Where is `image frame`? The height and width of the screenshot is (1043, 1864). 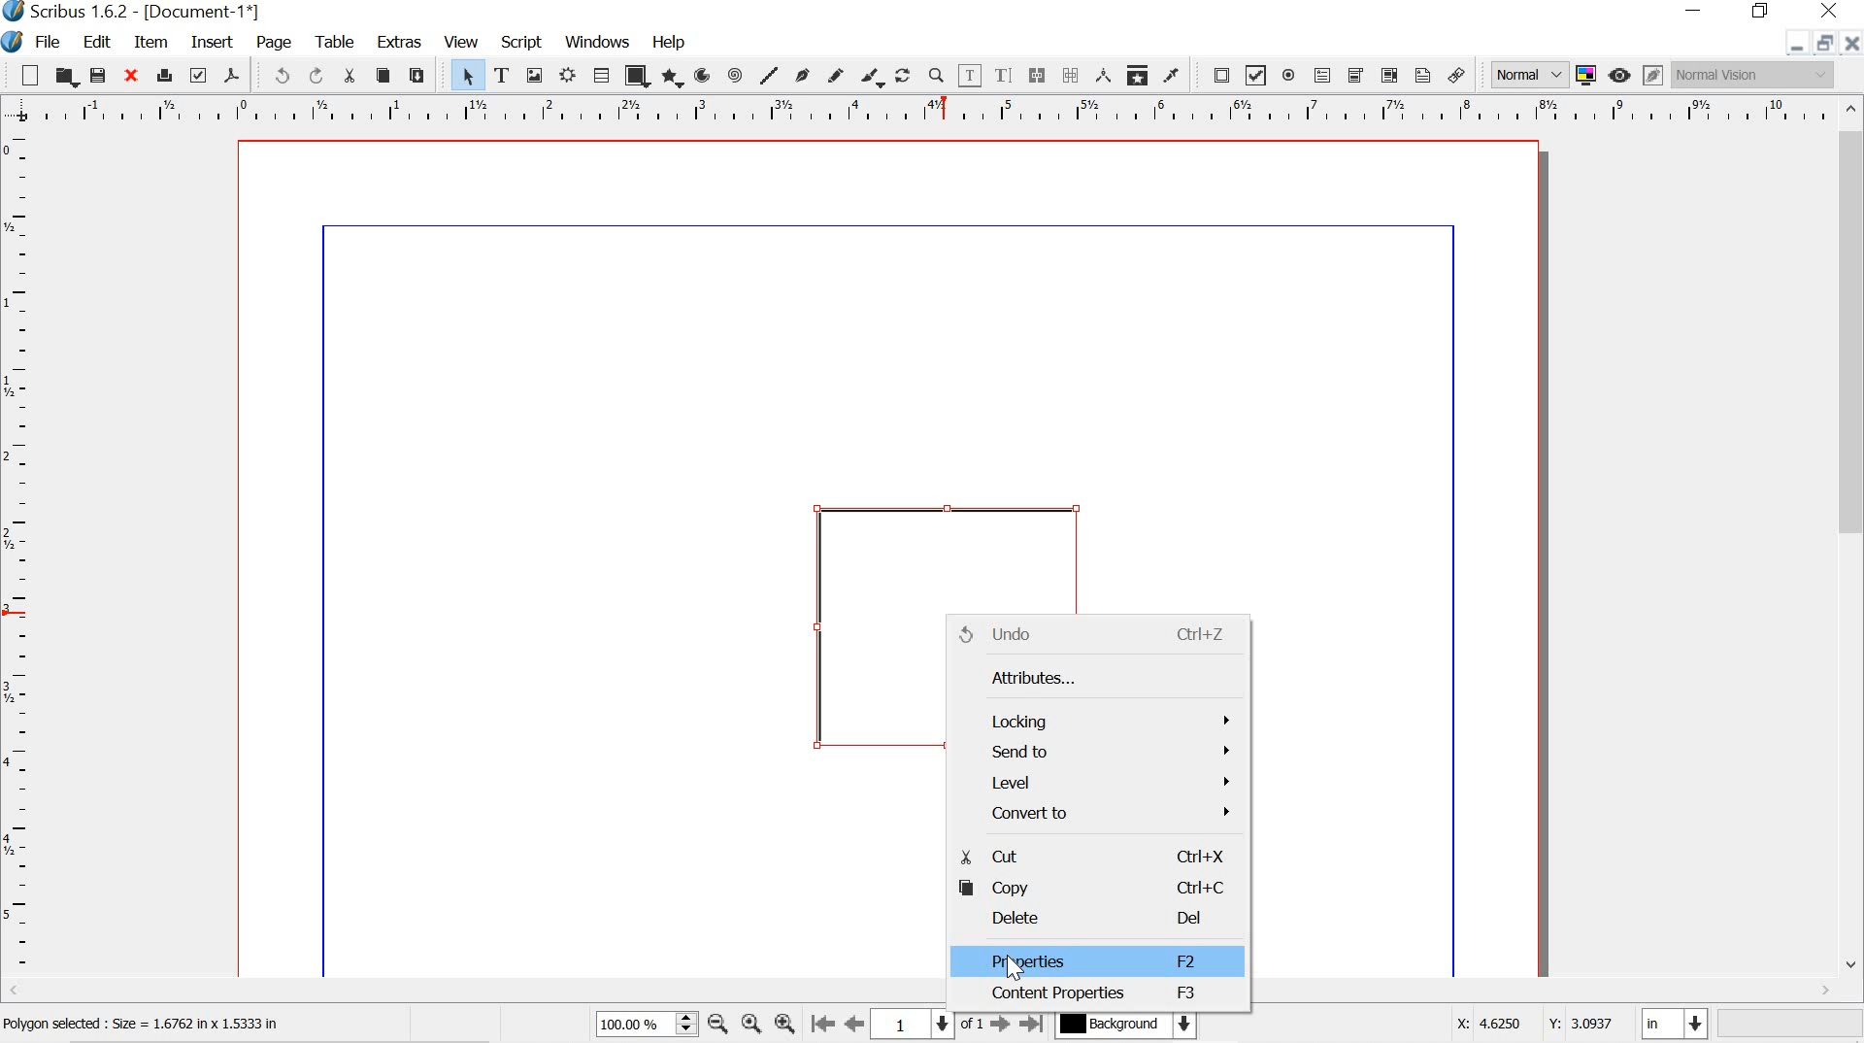 image frame is located at coordinates (535, 75).